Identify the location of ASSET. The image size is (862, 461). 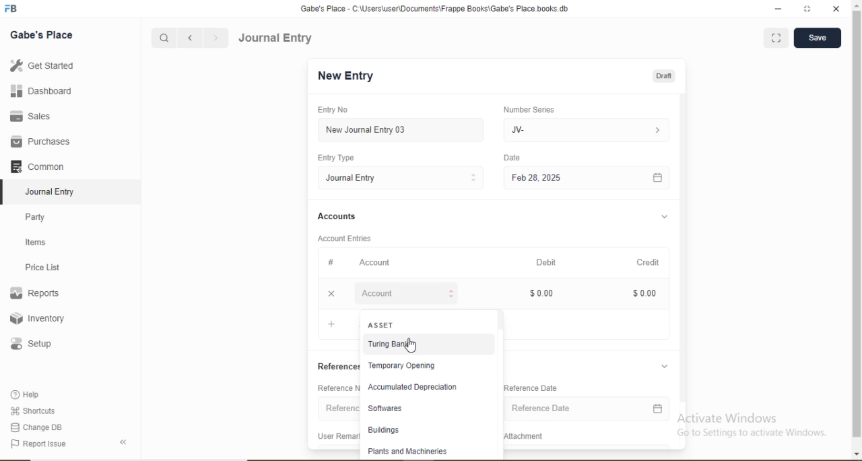
(383, 324).